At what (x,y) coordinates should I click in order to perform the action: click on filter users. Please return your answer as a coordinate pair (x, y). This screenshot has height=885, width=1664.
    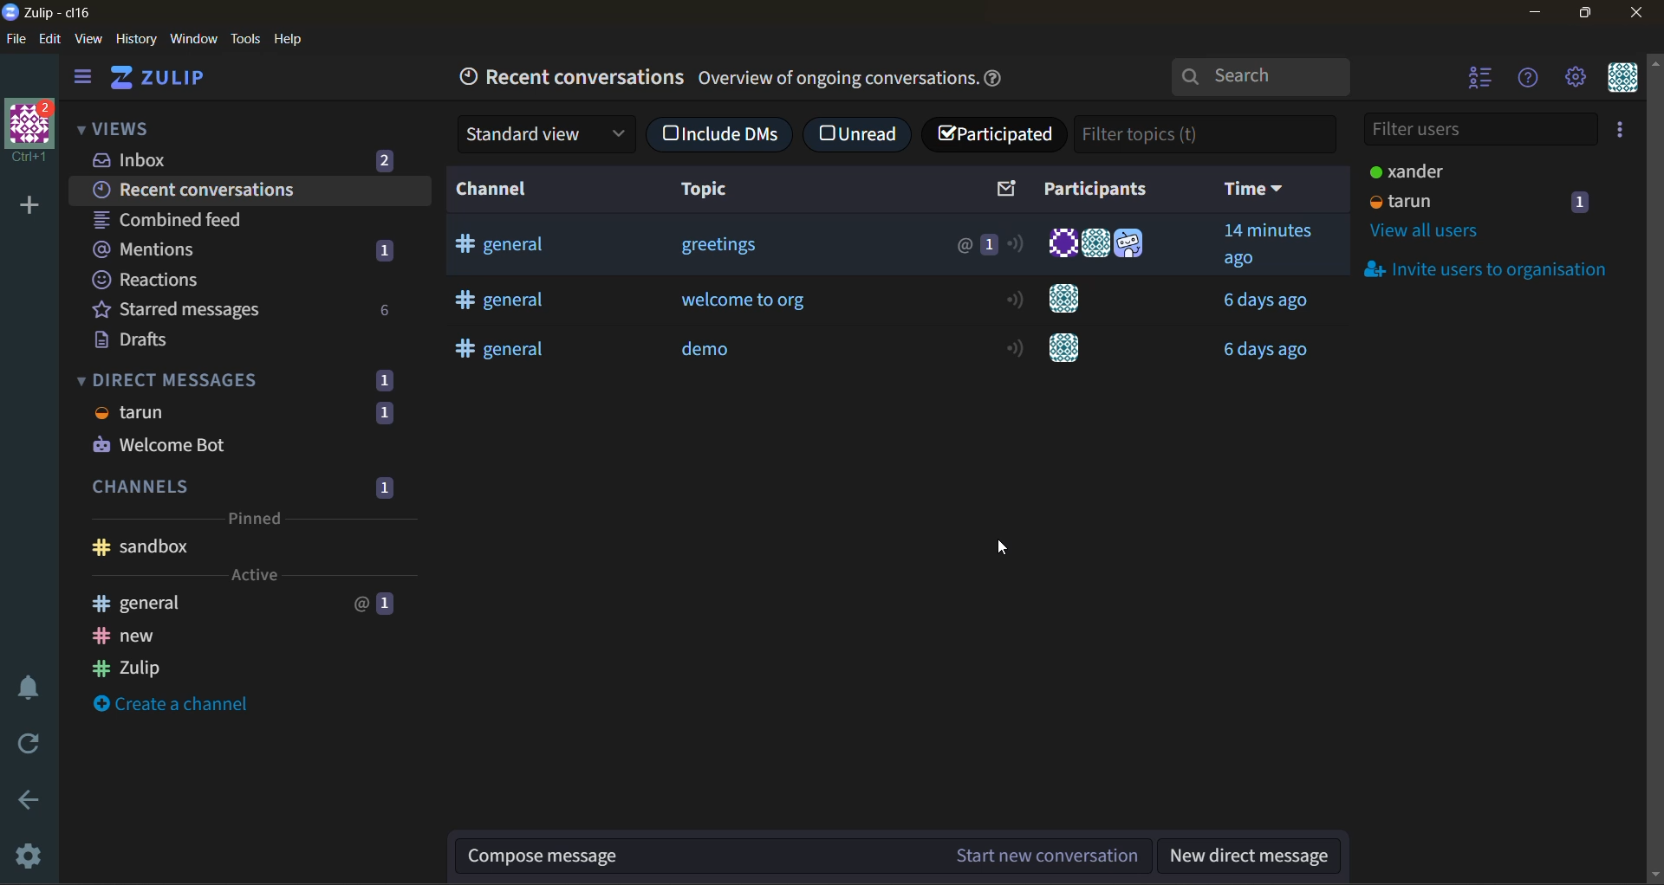
    Looking at the image, I should click on (1477, 128).